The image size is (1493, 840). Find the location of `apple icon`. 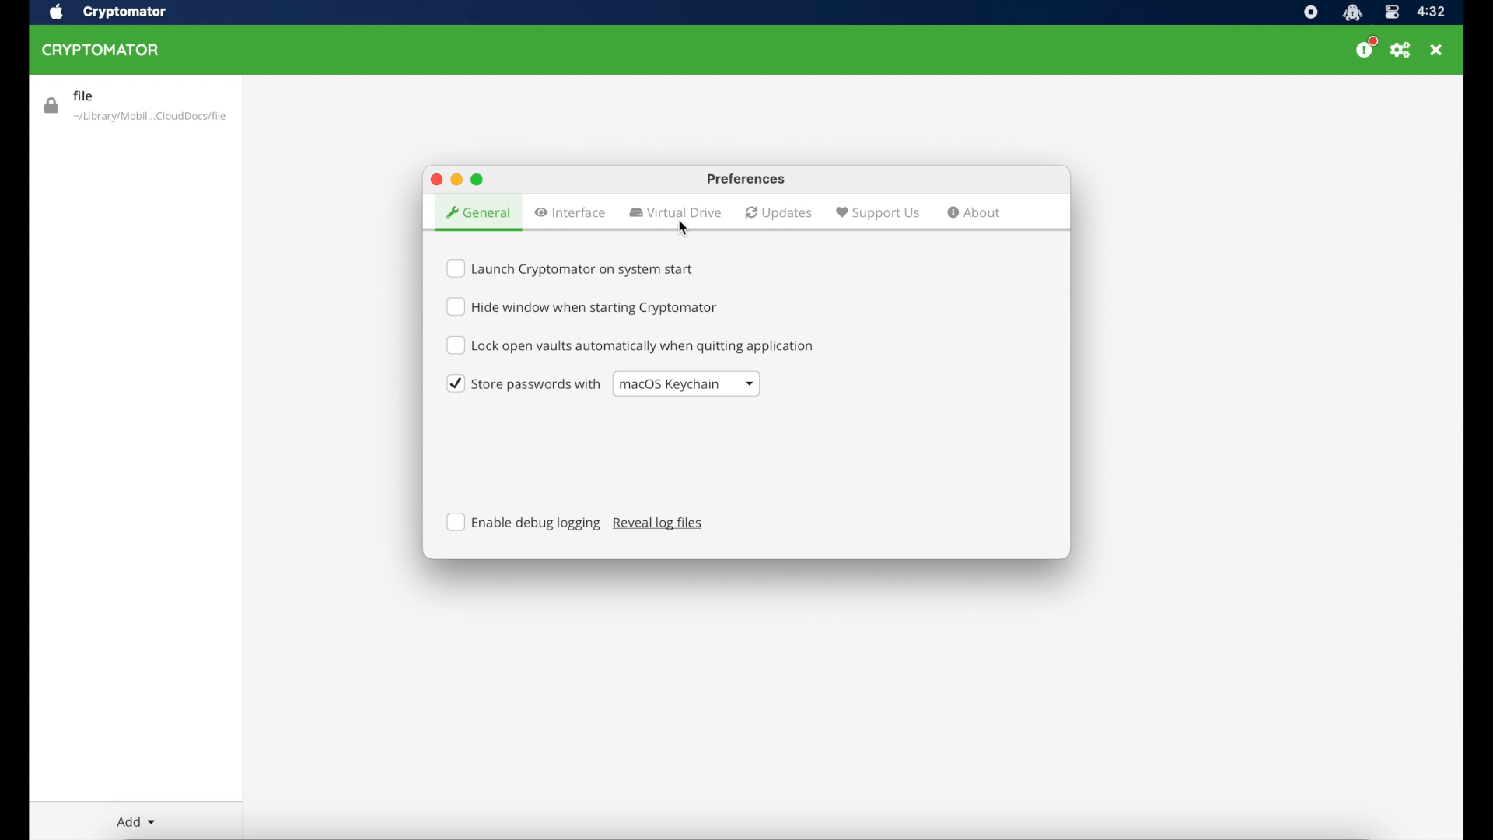

apple icon is located at coordinates (54, 12).